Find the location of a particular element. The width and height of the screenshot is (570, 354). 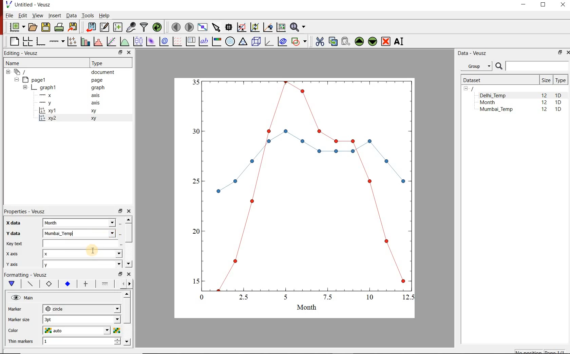

reload linked datasets is located at coordinates (157, 26).